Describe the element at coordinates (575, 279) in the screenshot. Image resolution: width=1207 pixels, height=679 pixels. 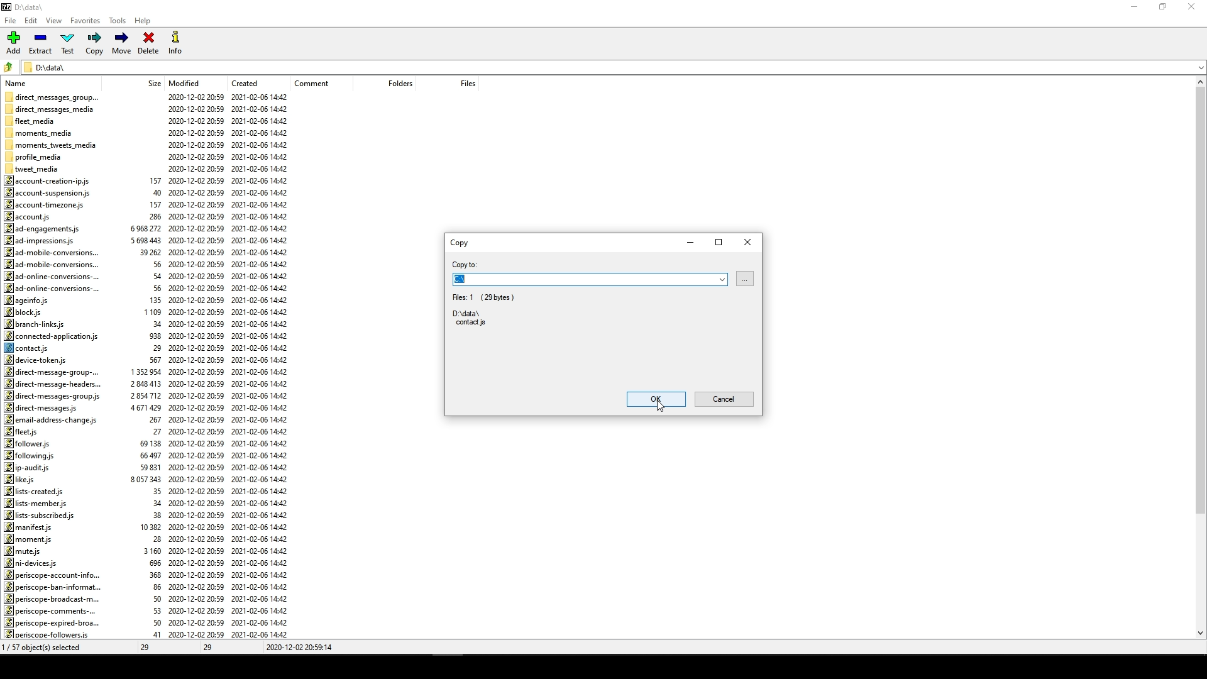
I see `D:\data\` at that location.